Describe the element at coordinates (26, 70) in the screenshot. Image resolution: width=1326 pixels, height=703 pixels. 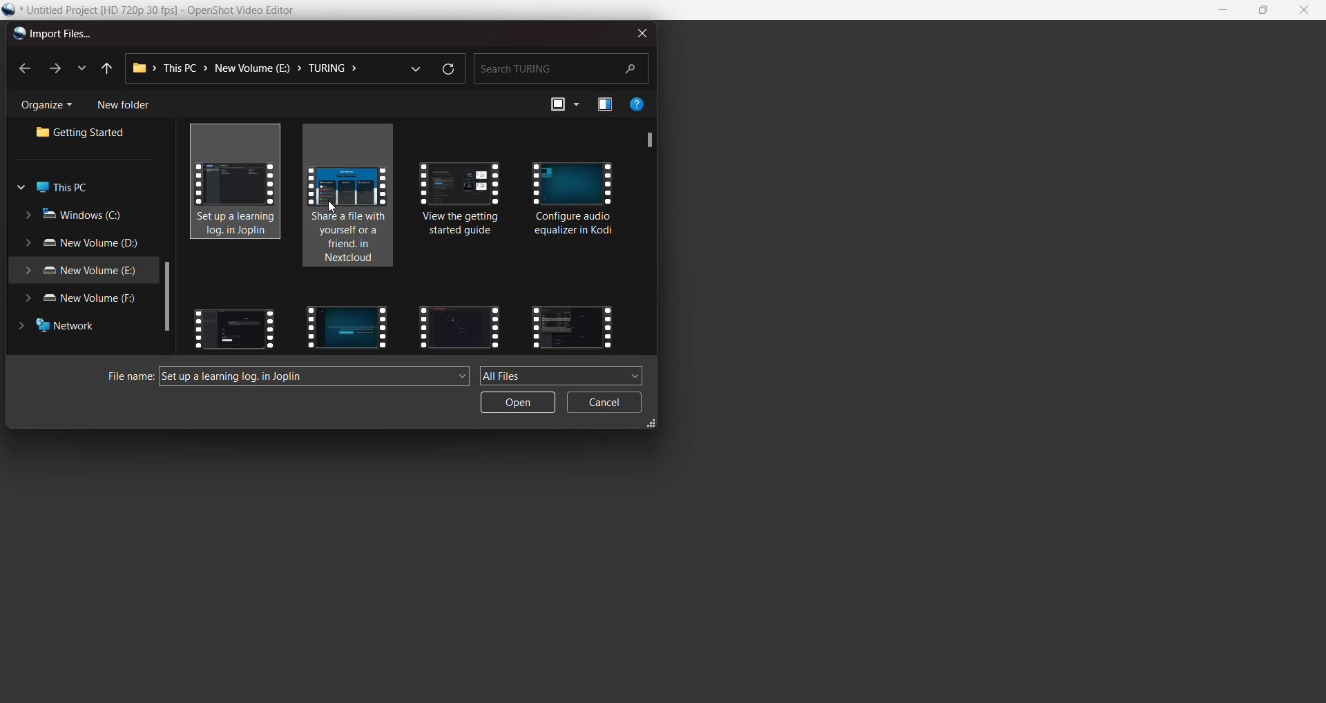
I see `back` at that location.